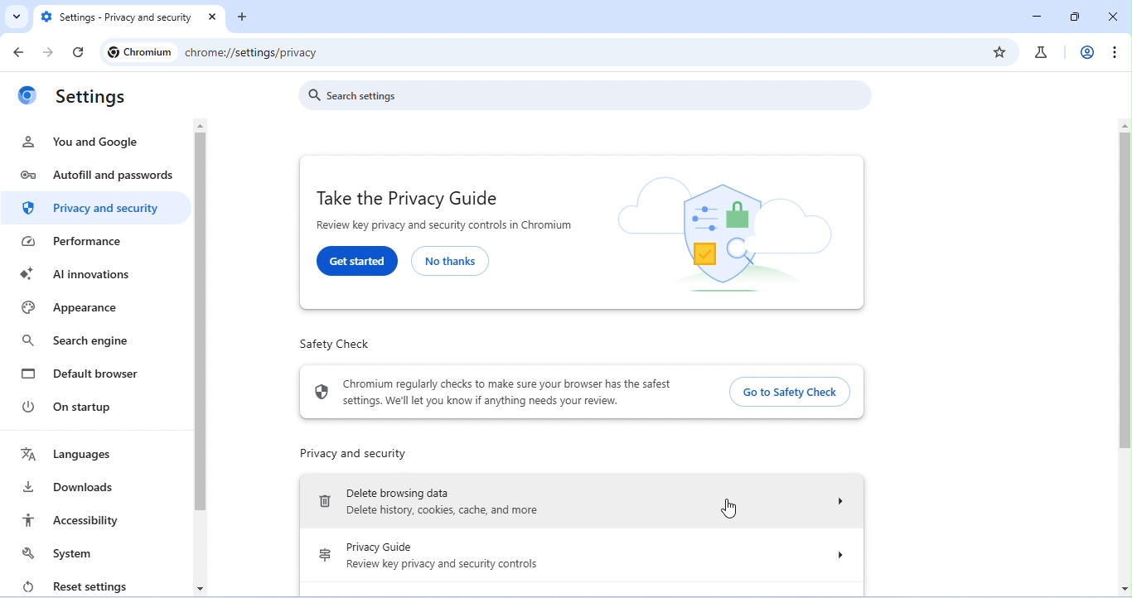 The width and height of the screenshot is (1132, 598). I want to click on system, so click(65, 553).